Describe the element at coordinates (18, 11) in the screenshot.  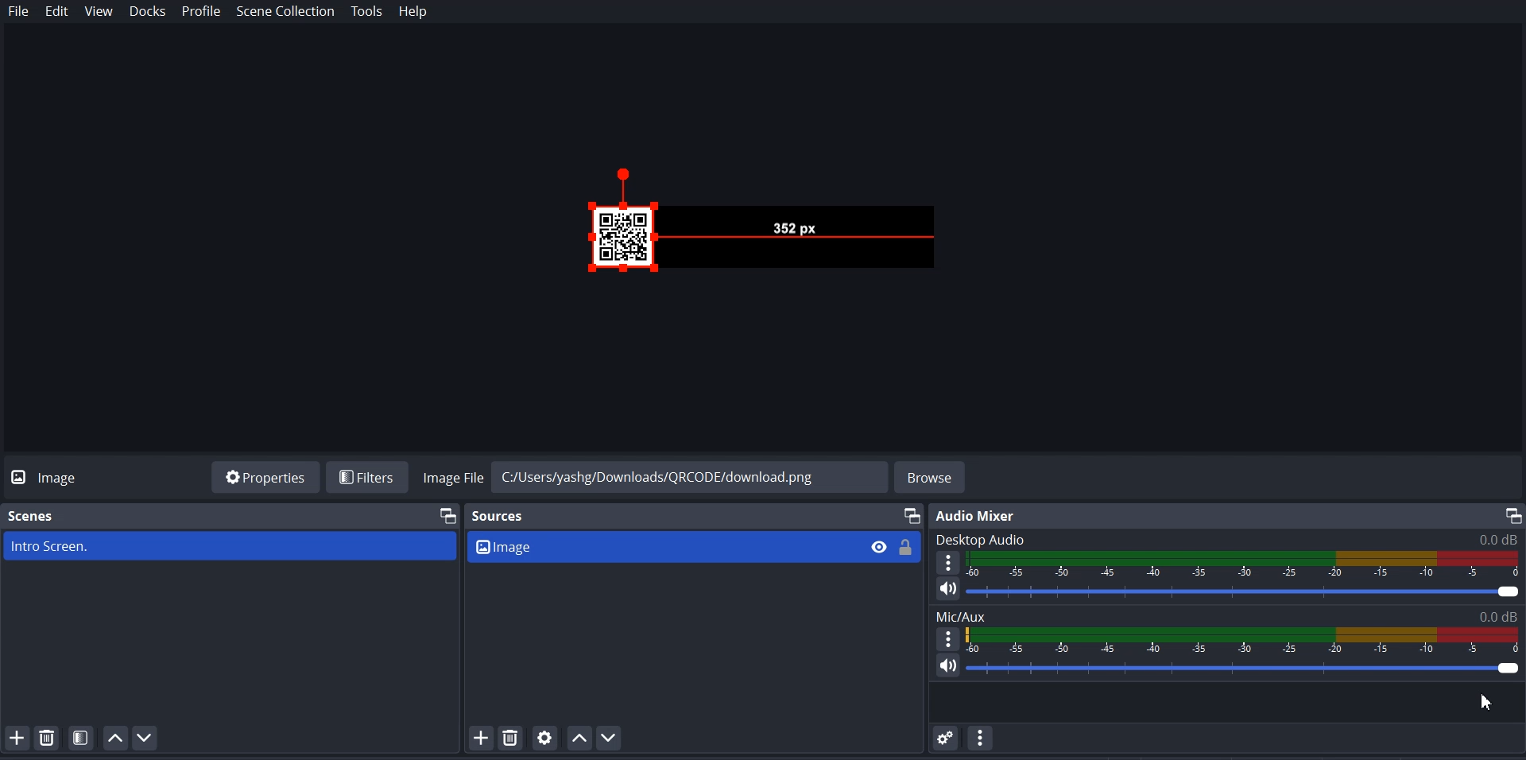
I see `File` at that location.